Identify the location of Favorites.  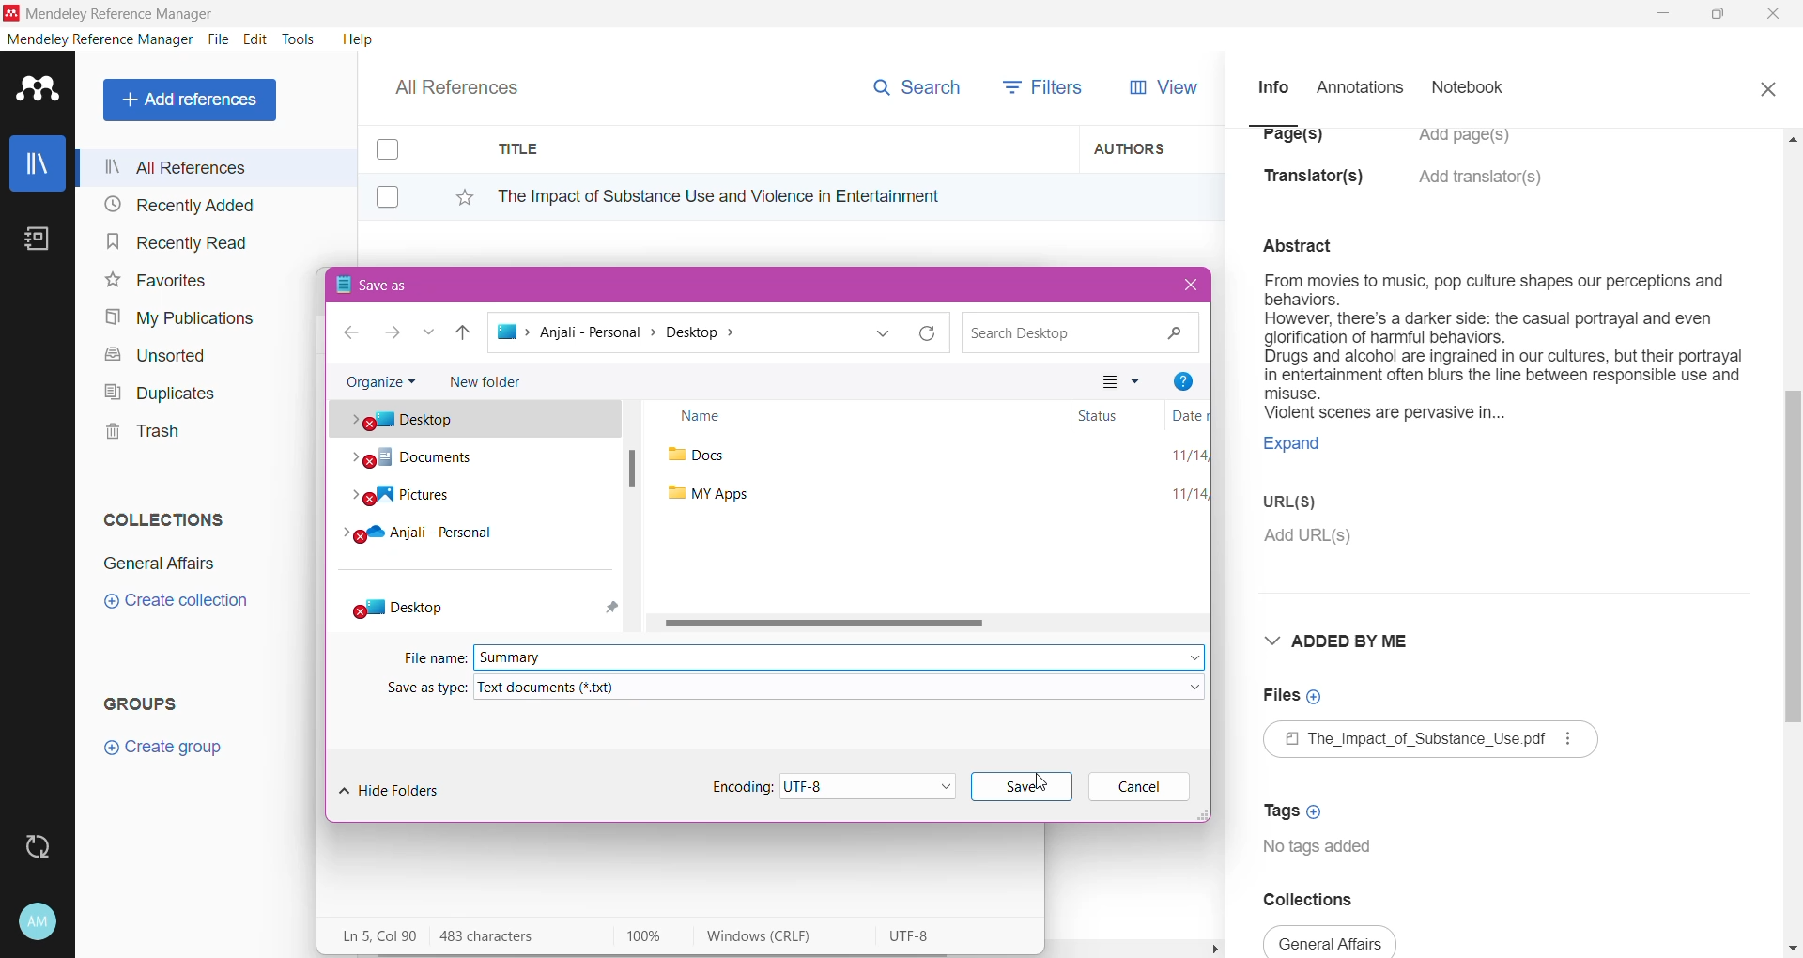
(154, 281).